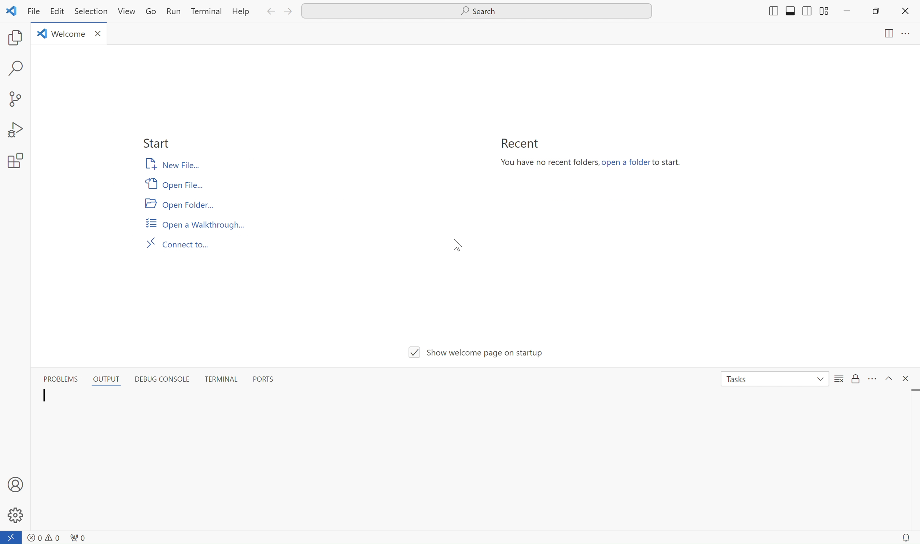  I want to click on change position, so click(792, 13).